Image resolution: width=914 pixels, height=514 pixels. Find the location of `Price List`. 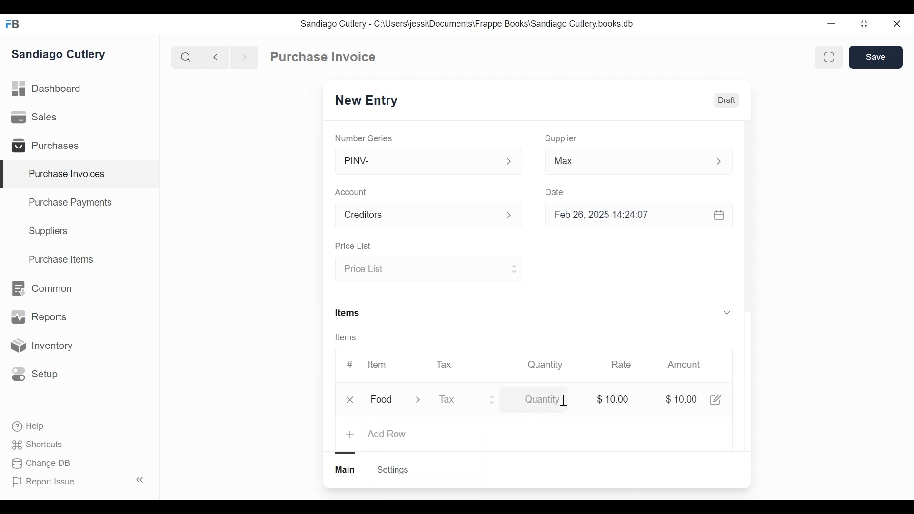

Price List is located at coordinates (420, 270).